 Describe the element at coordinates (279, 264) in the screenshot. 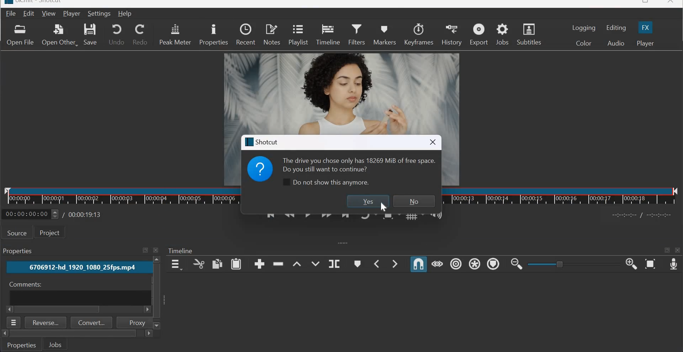

I see `ripple delete` at that location.